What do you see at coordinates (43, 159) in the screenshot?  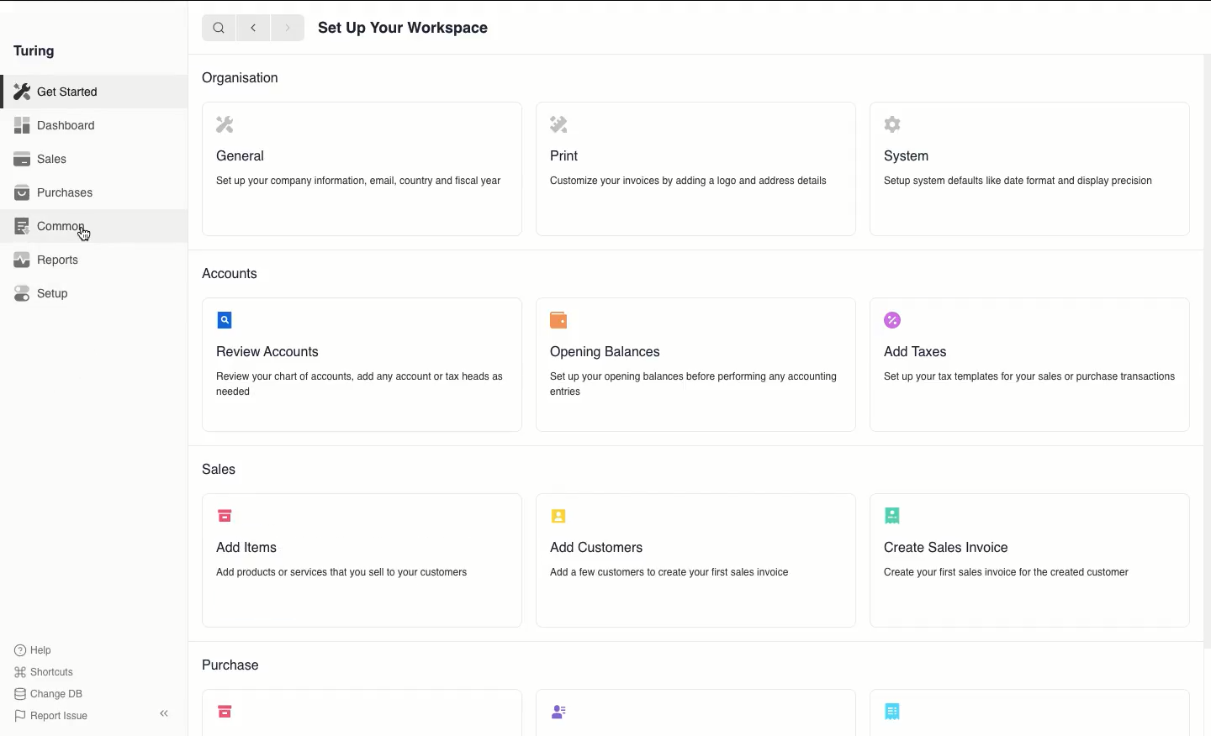 I see `Sales` at bounding box center [43, 159].